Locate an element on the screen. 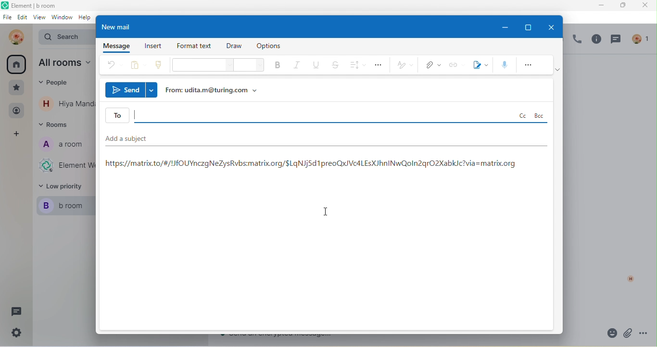 Image resolution: width=657 pixels, height=347 pixels. spacing is located at coordinates (357, 65).